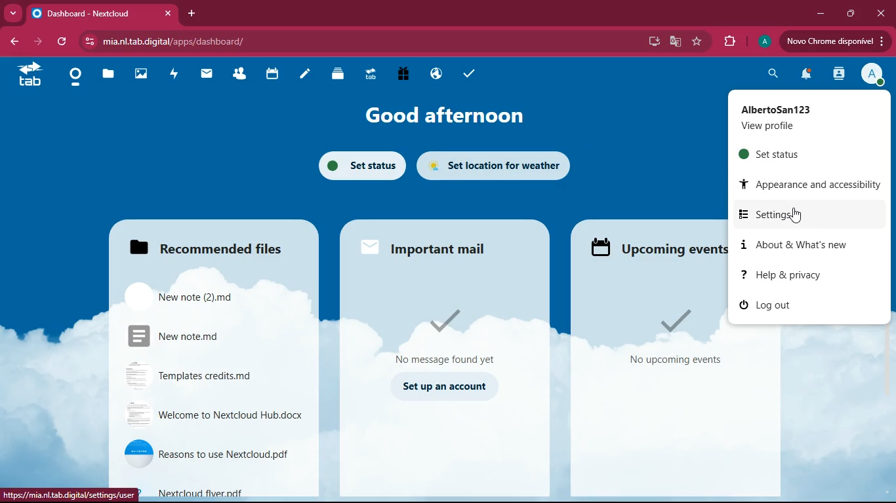 This screenshot has height=503, width=896. What do you see at coordinates (807, 117) in the screenshot?
I see `profile` at bounding box center [807, 117].